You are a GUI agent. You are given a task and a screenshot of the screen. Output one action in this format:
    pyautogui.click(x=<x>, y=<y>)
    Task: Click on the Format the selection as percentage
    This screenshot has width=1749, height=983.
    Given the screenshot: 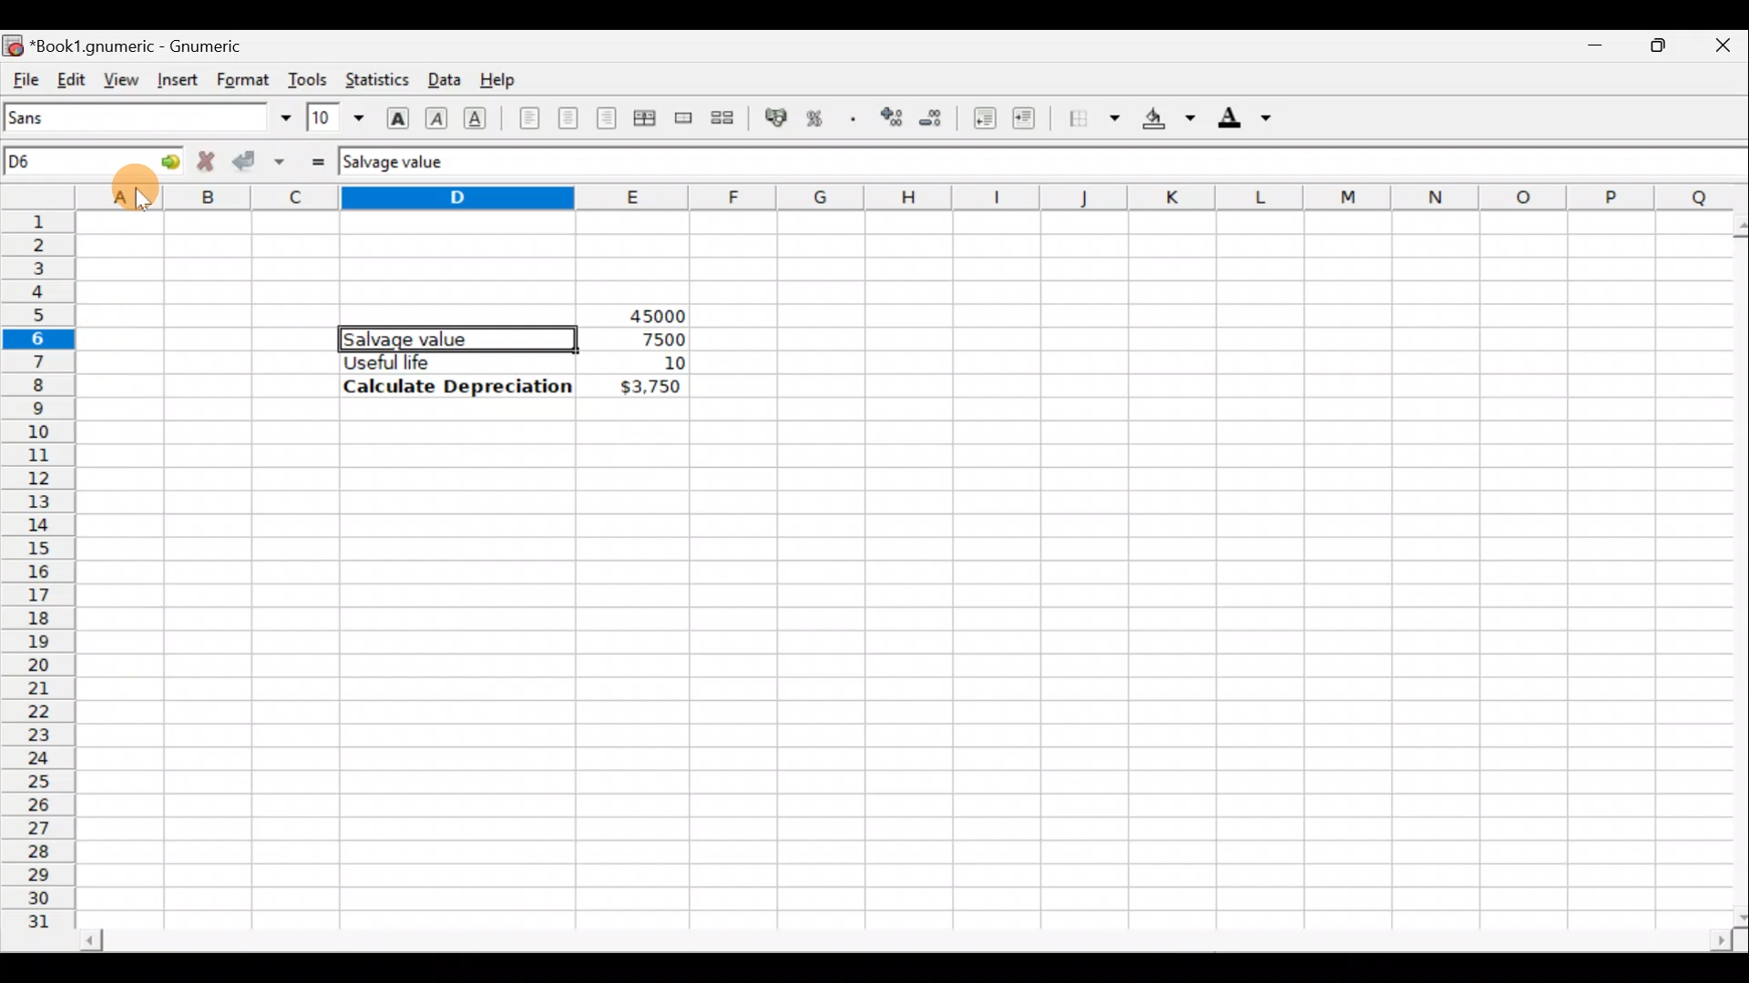 What is the action you would take?
    pyautogui.click(x=818, y=121)
    